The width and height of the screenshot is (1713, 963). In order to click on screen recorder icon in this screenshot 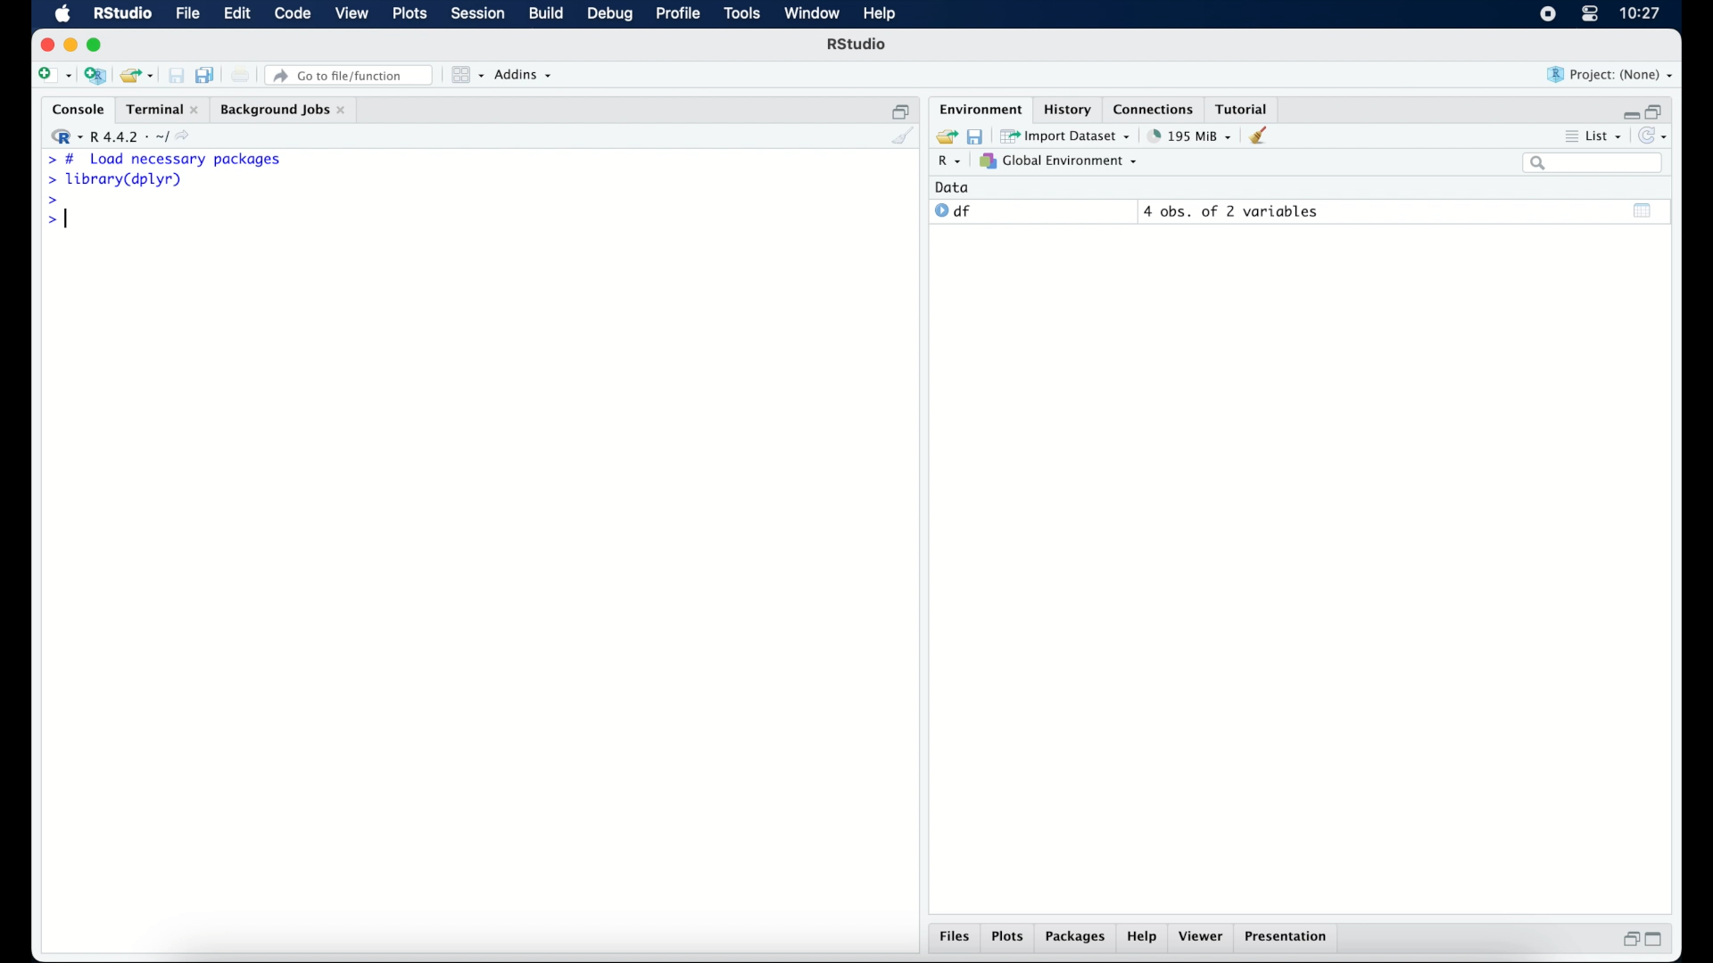, I will do `click(1546, 14)`.